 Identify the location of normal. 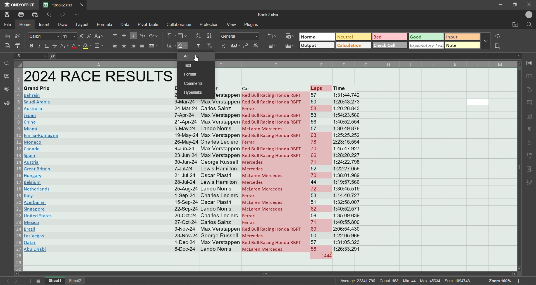
(317, 36).